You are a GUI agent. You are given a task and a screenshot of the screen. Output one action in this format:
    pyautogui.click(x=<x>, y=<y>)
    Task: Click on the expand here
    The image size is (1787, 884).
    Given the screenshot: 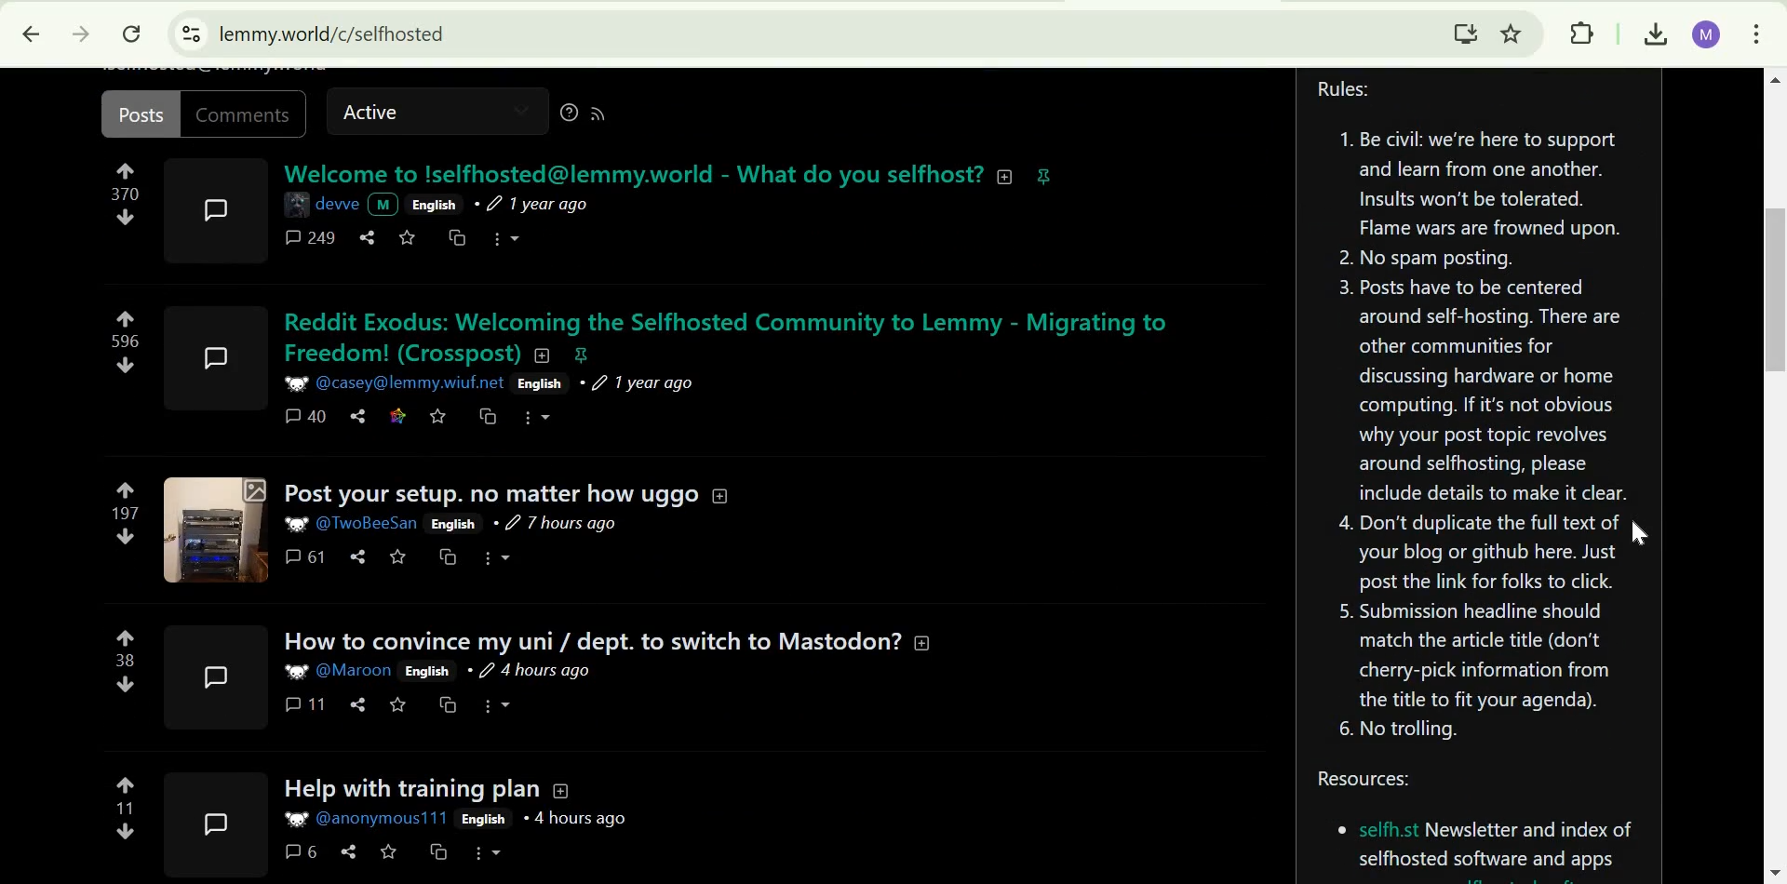 What is the action you would take?
    pyautogui.click(x=210, y=824)
    